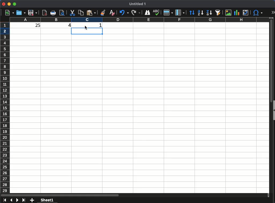 The height and width of the screenshot is (203, 275). Describe the element at coordinates (32, 13) in the screenshot. I see `save` at that location.